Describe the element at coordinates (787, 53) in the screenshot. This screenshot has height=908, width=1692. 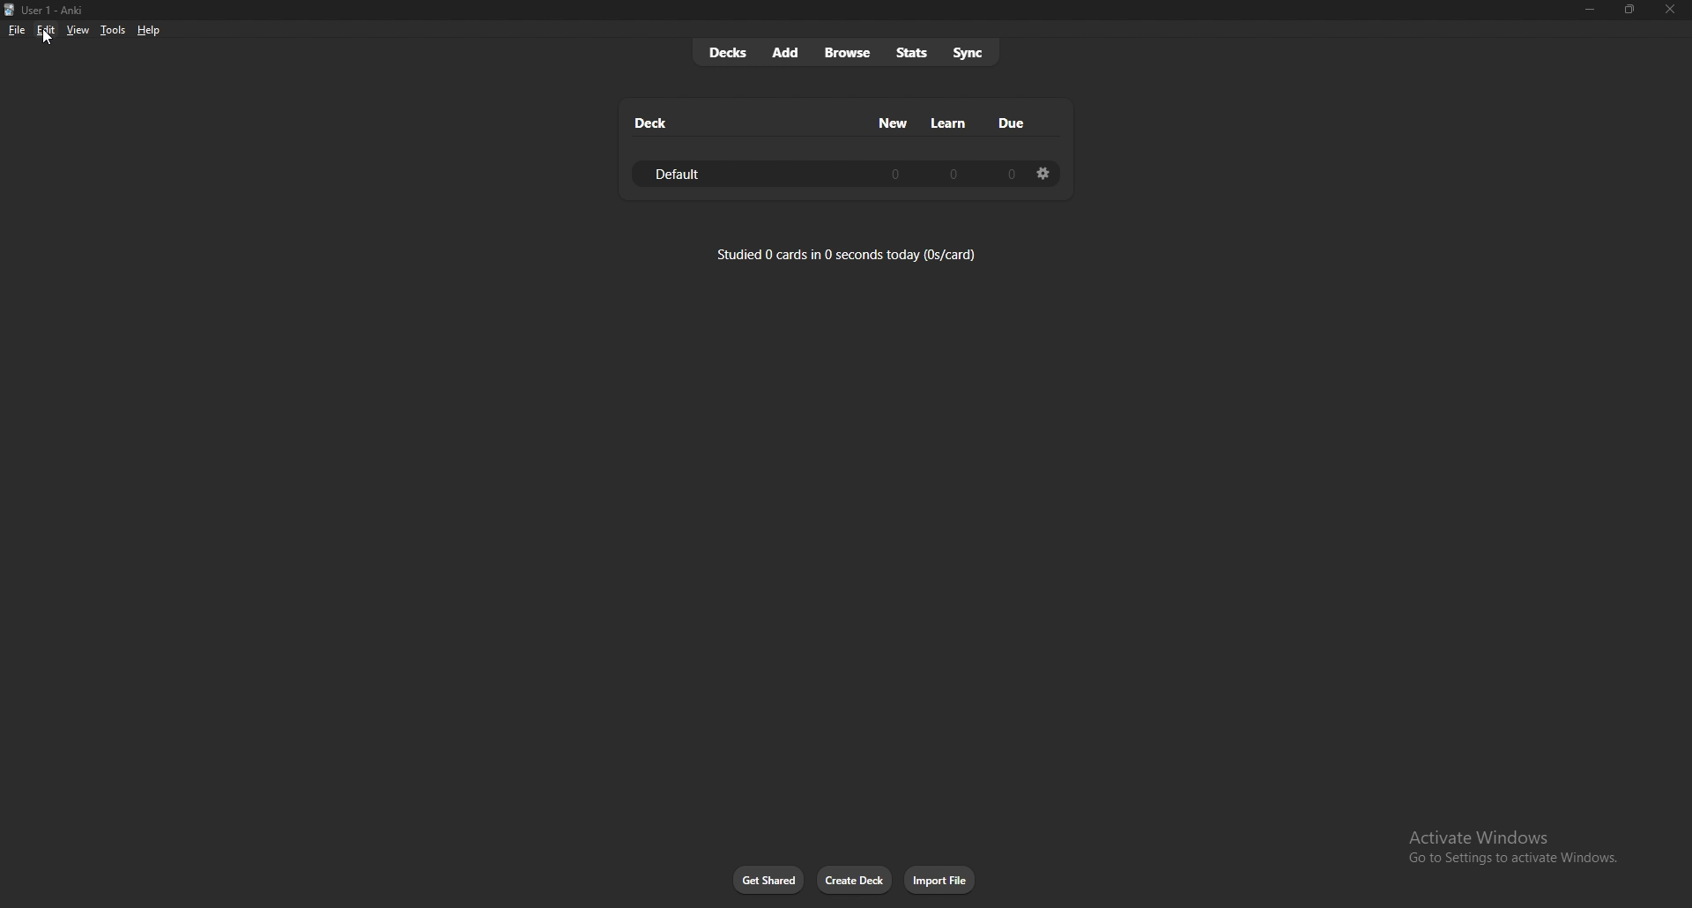
I see `add` at that location.